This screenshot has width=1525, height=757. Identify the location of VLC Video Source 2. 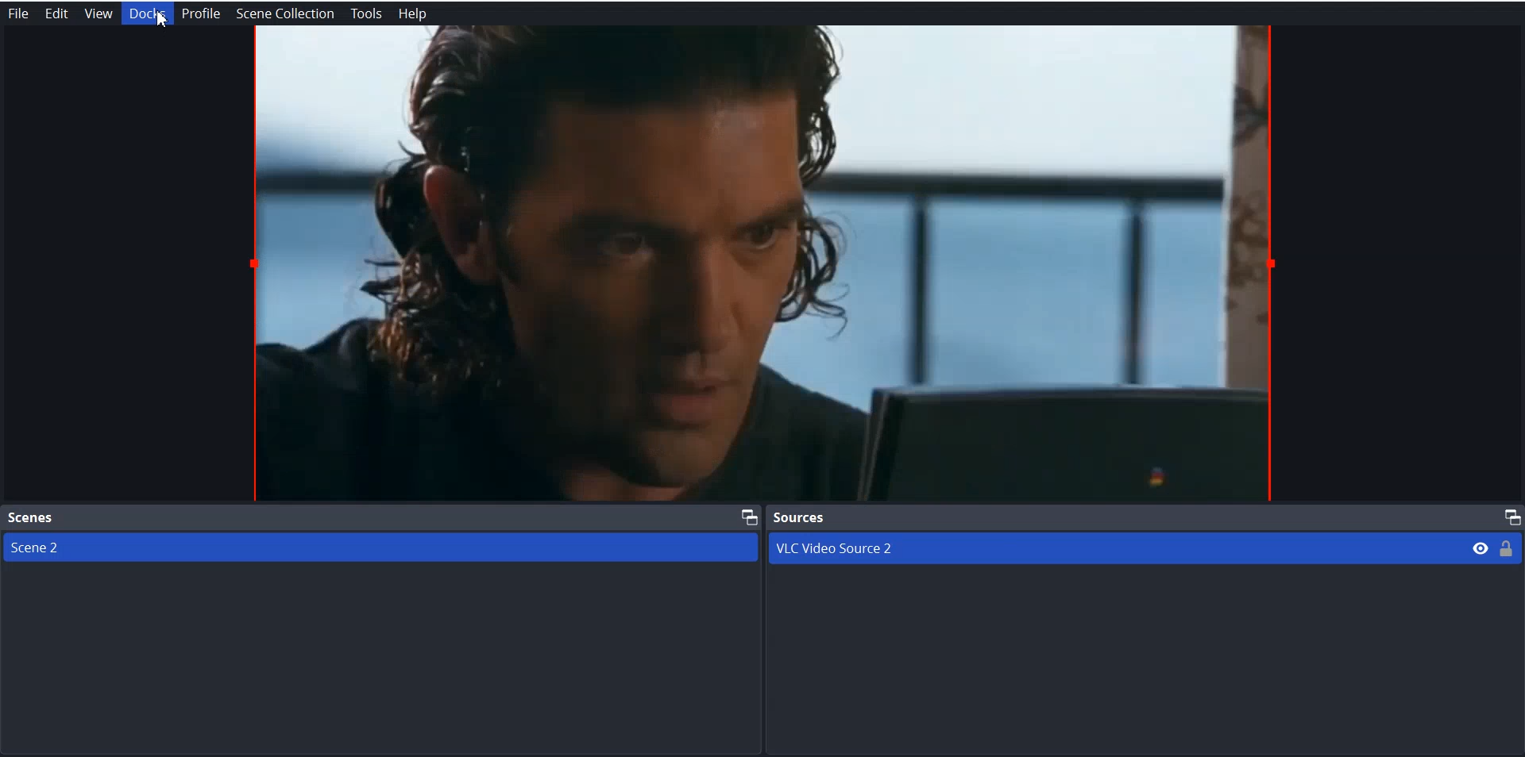
(855, 548).